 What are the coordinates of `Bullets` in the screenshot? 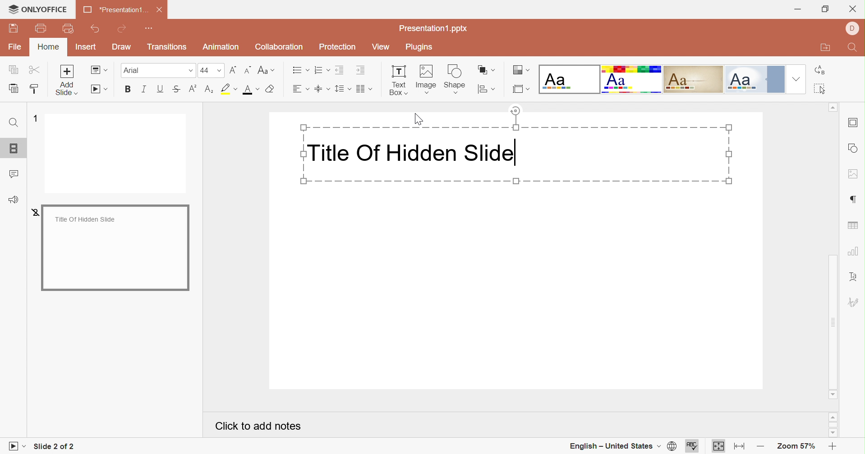 It's located at (299, 70).